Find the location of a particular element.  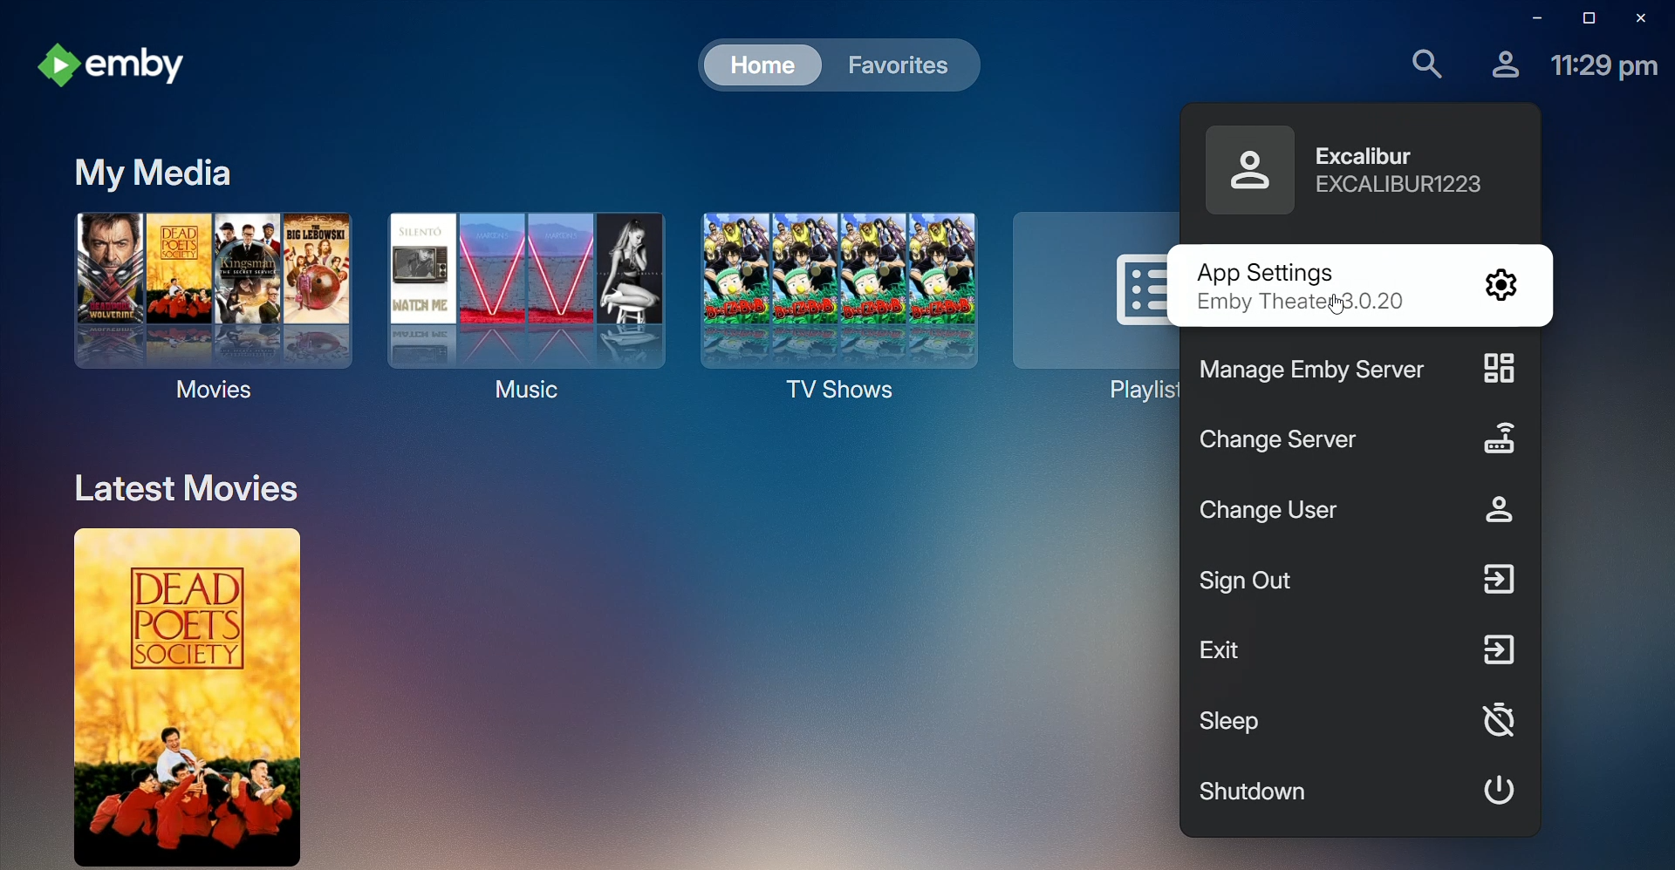

Shutdown is located at coordinates (1371, 792).